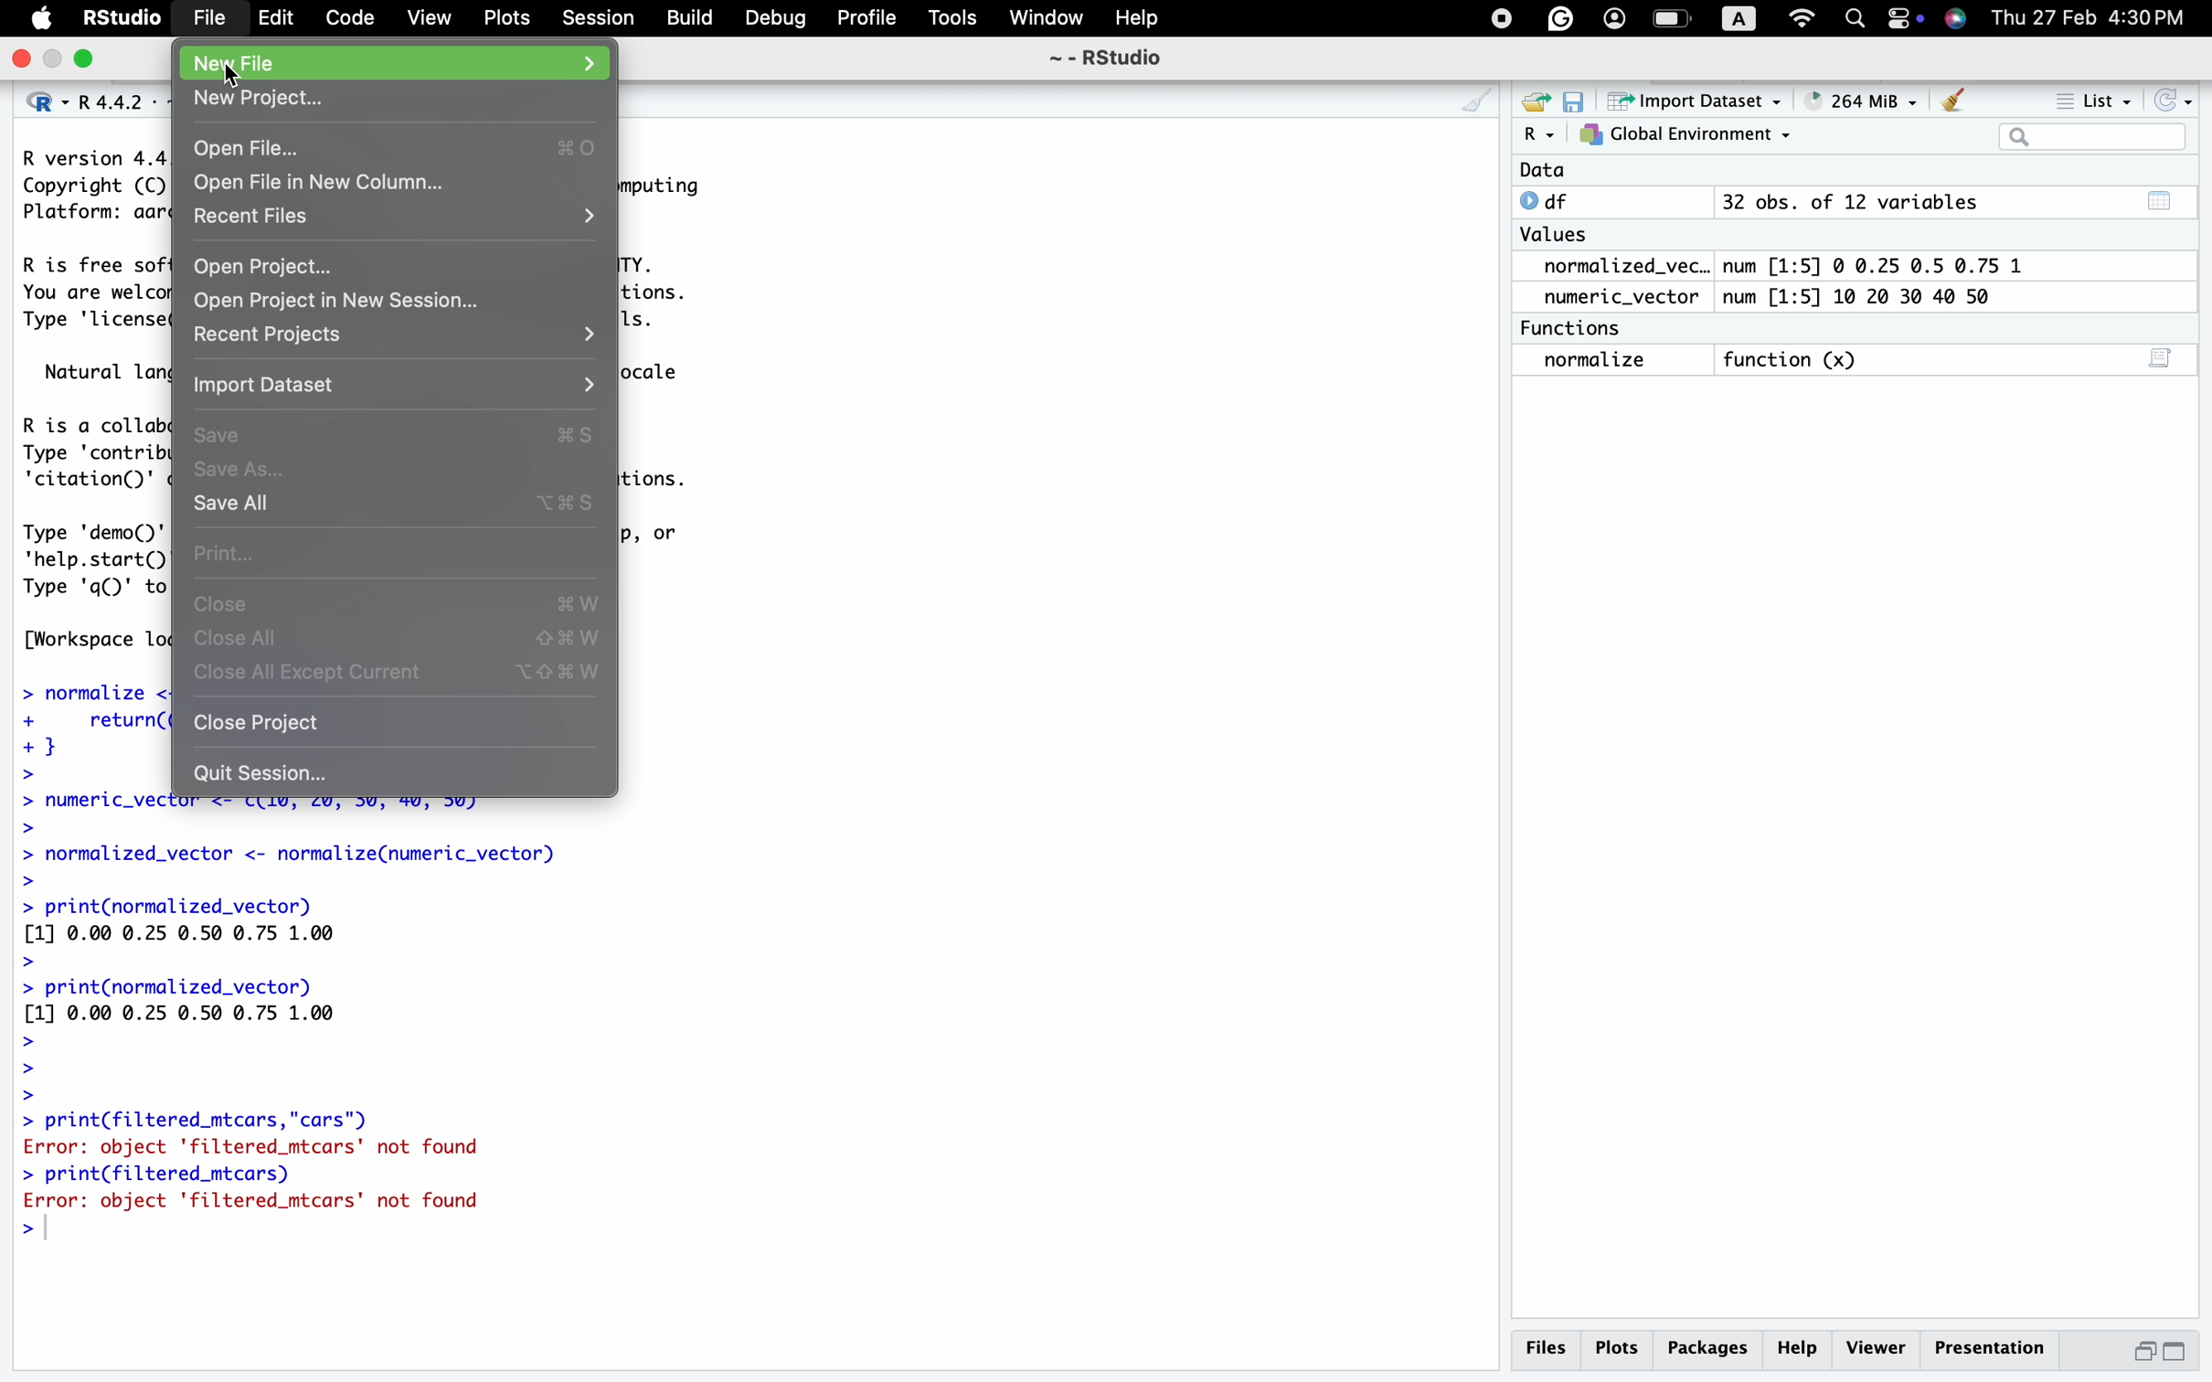 The width and height of the screenshot is (2212, 1382). What do you see at coordinates (395, 300) in the screenshot?
I see `open project in new session` at bounding box center [395, 300].